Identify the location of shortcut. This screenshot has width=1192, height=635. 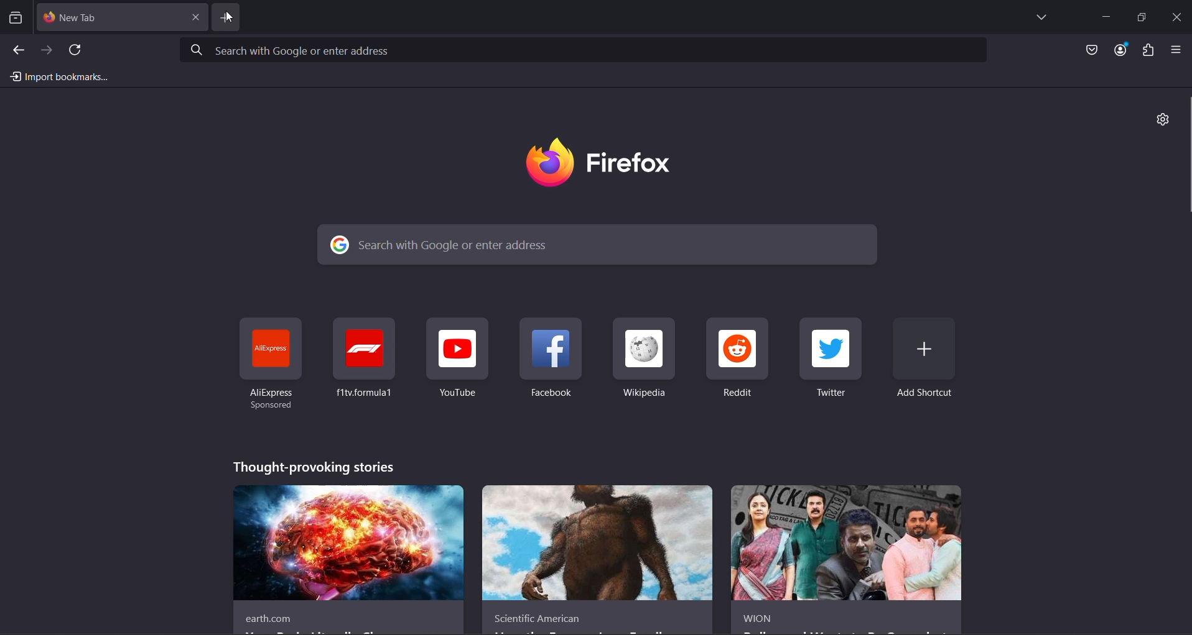
(737, 359).